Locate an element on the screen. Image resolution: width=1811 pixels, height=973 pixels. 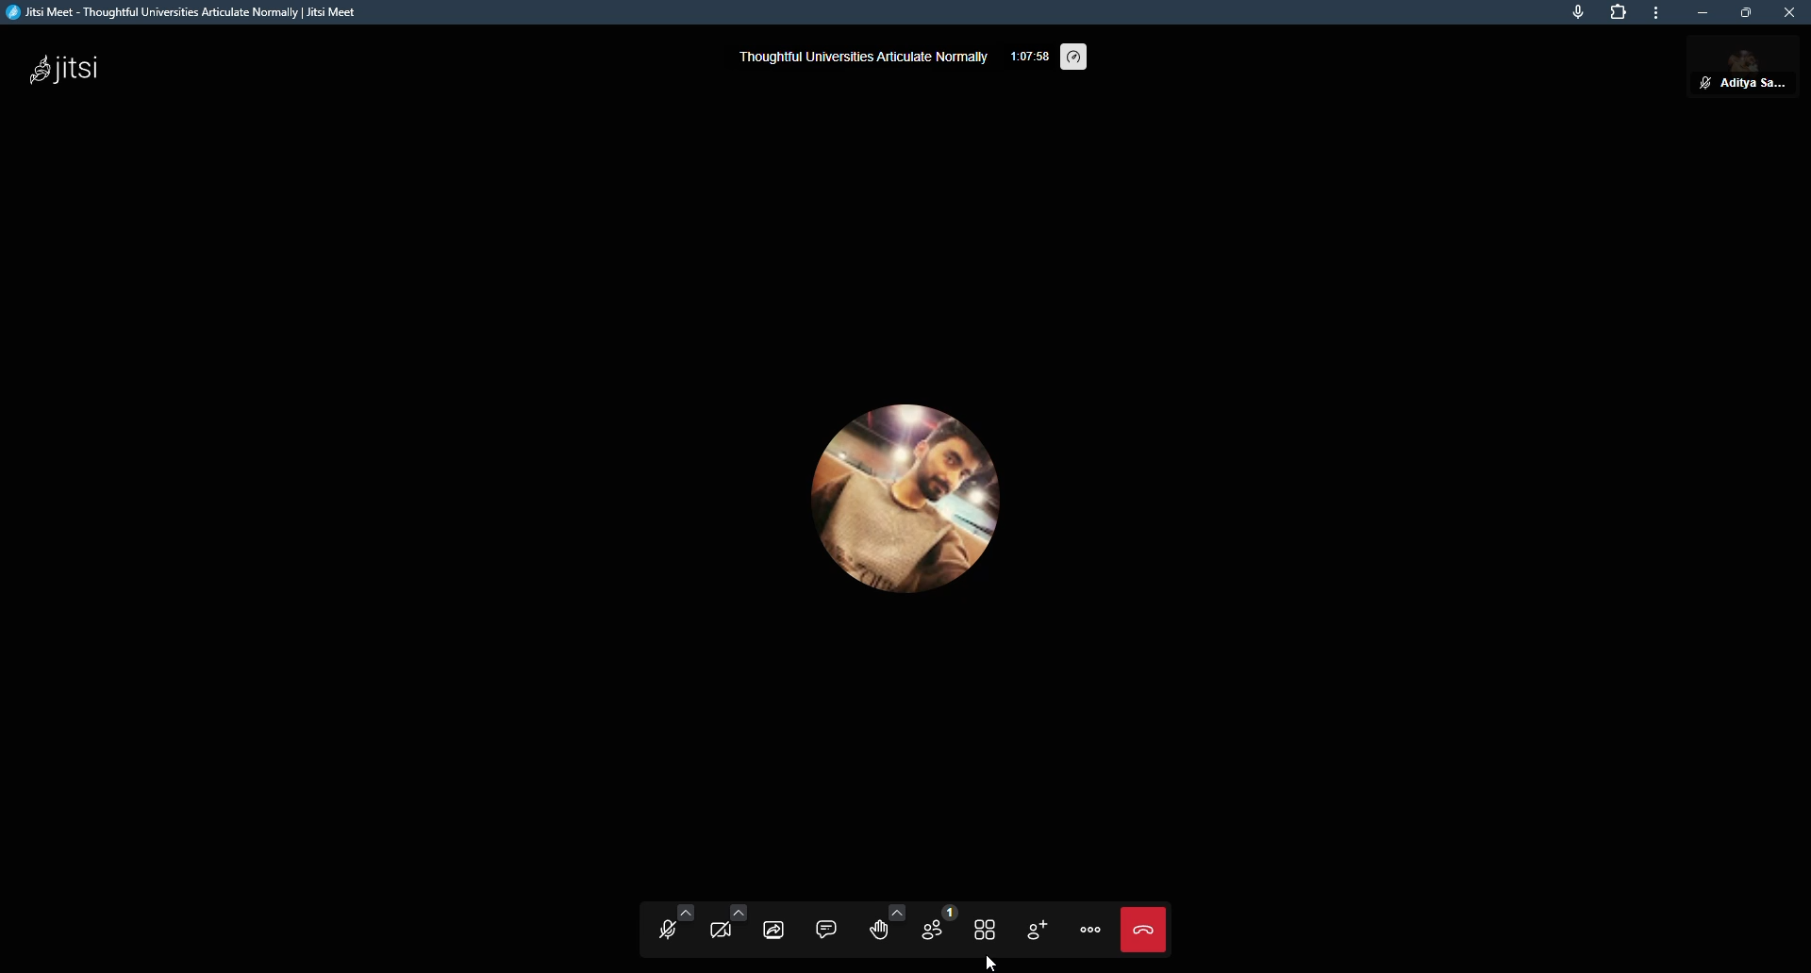
profile picture is located at coordinates (885, 490).